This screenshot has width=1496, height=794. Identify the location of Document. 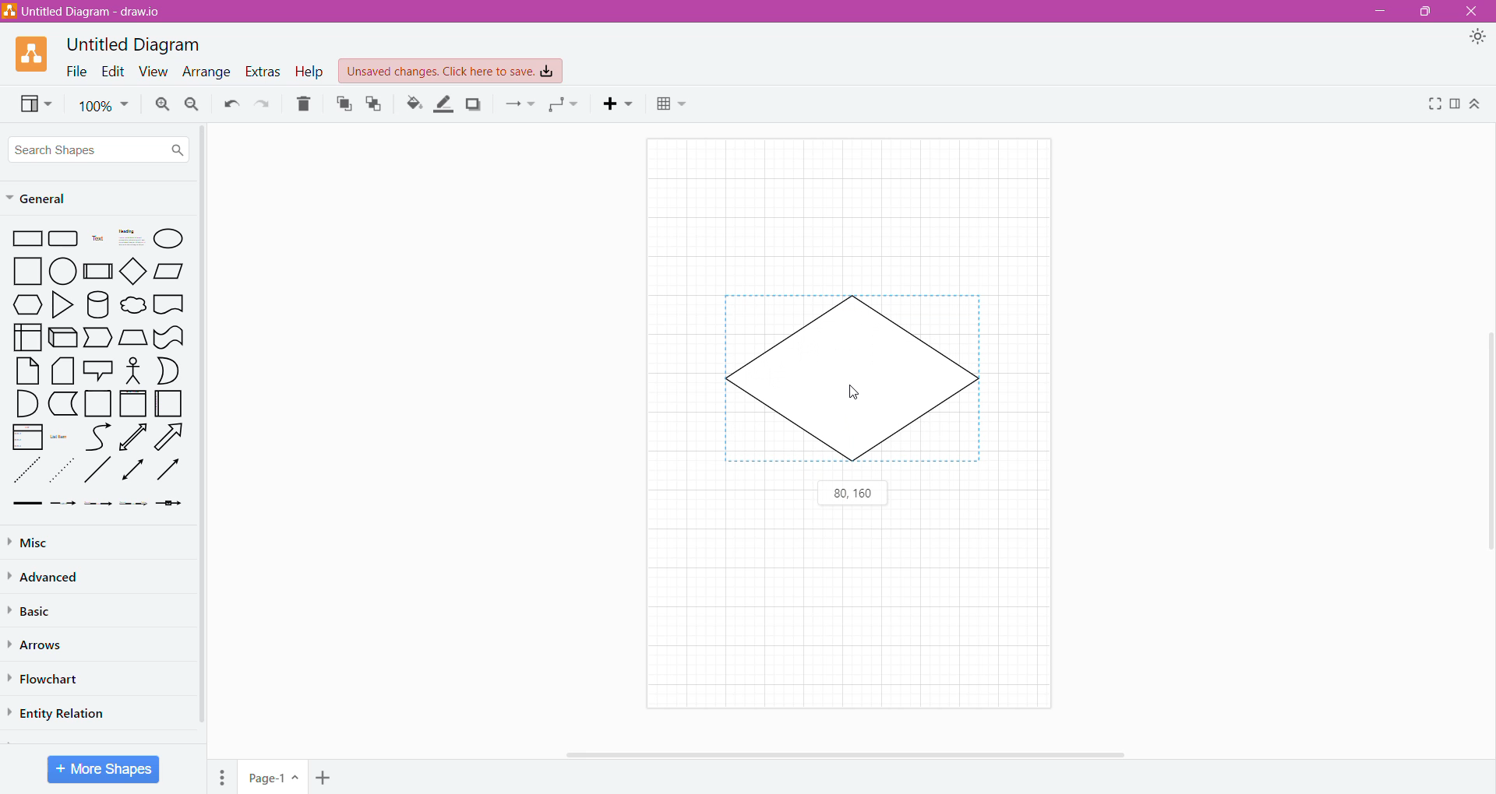
(169, 306).